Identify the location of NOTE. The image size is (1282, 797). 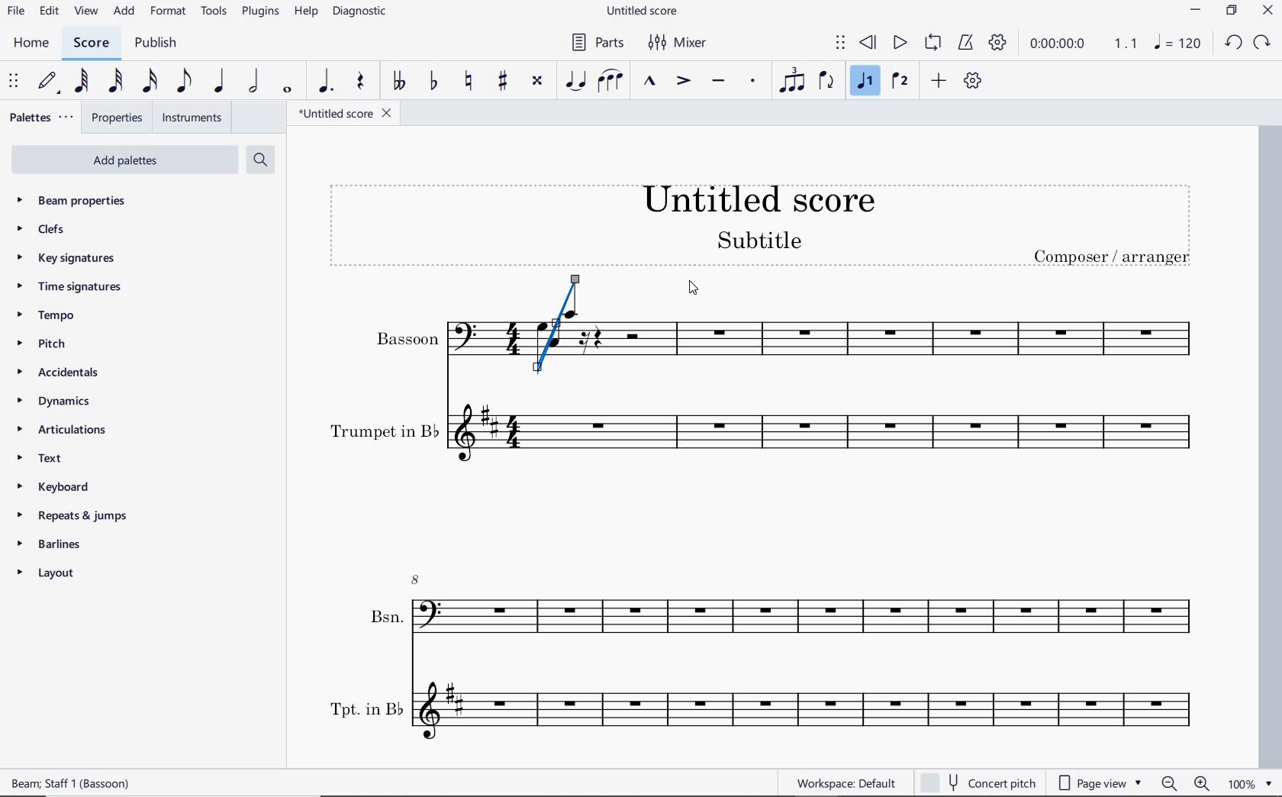
(1178, 44).